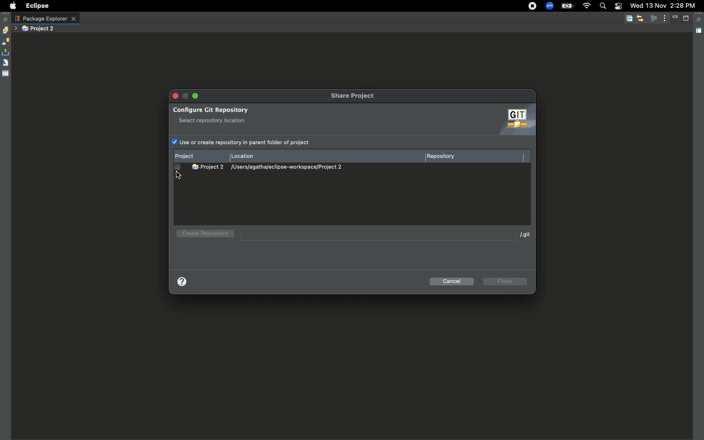 Image resolution: width=704 pixels, height=440 pixels. Describe the element at coordinates (203, 234) in the screenshot. I see `Create Repository` at that location.